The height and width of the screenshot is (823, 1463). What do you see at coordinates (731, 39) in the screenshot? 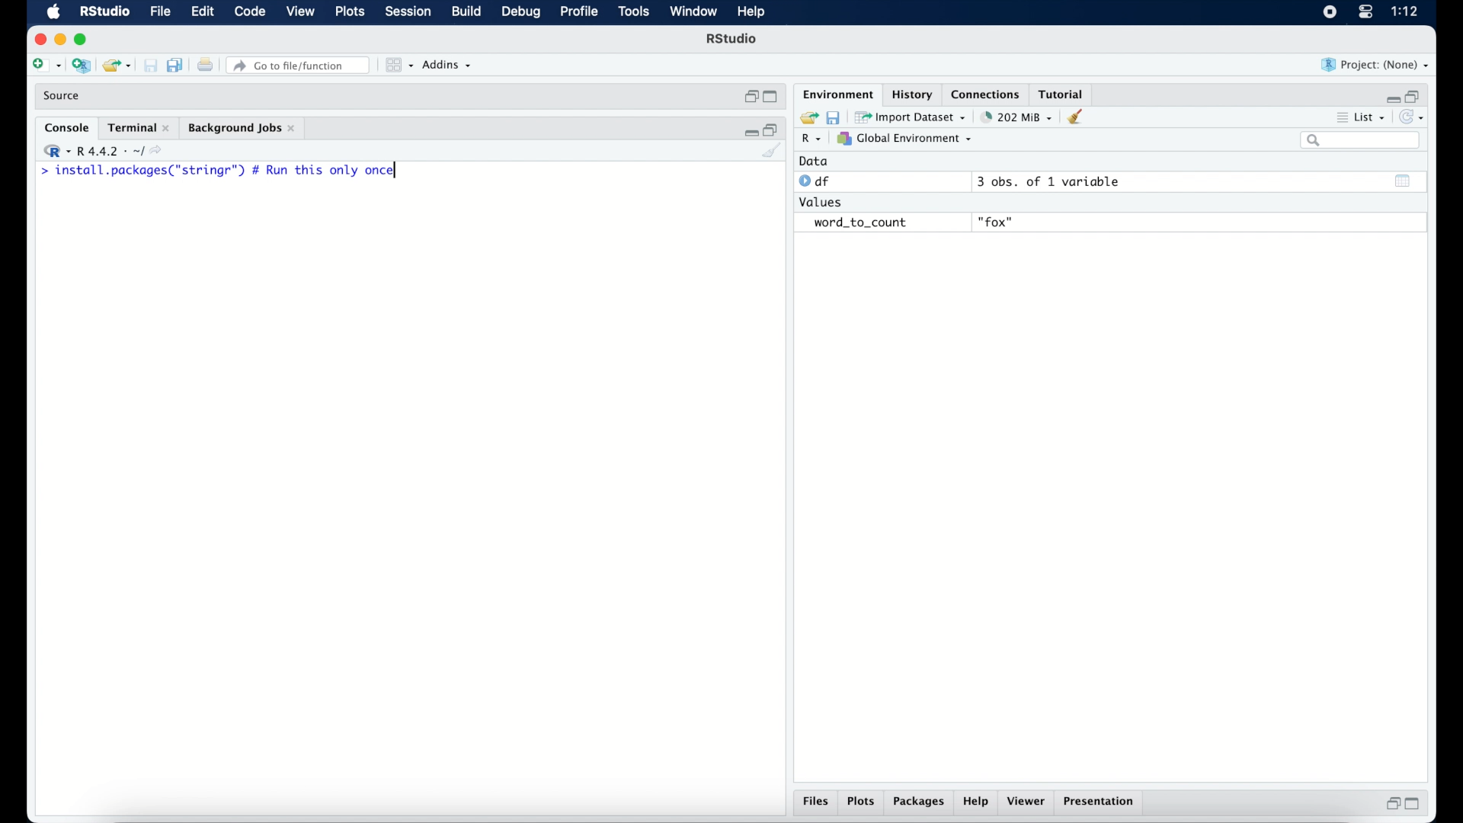
I see `R studio` at bounding box center [731, 39].